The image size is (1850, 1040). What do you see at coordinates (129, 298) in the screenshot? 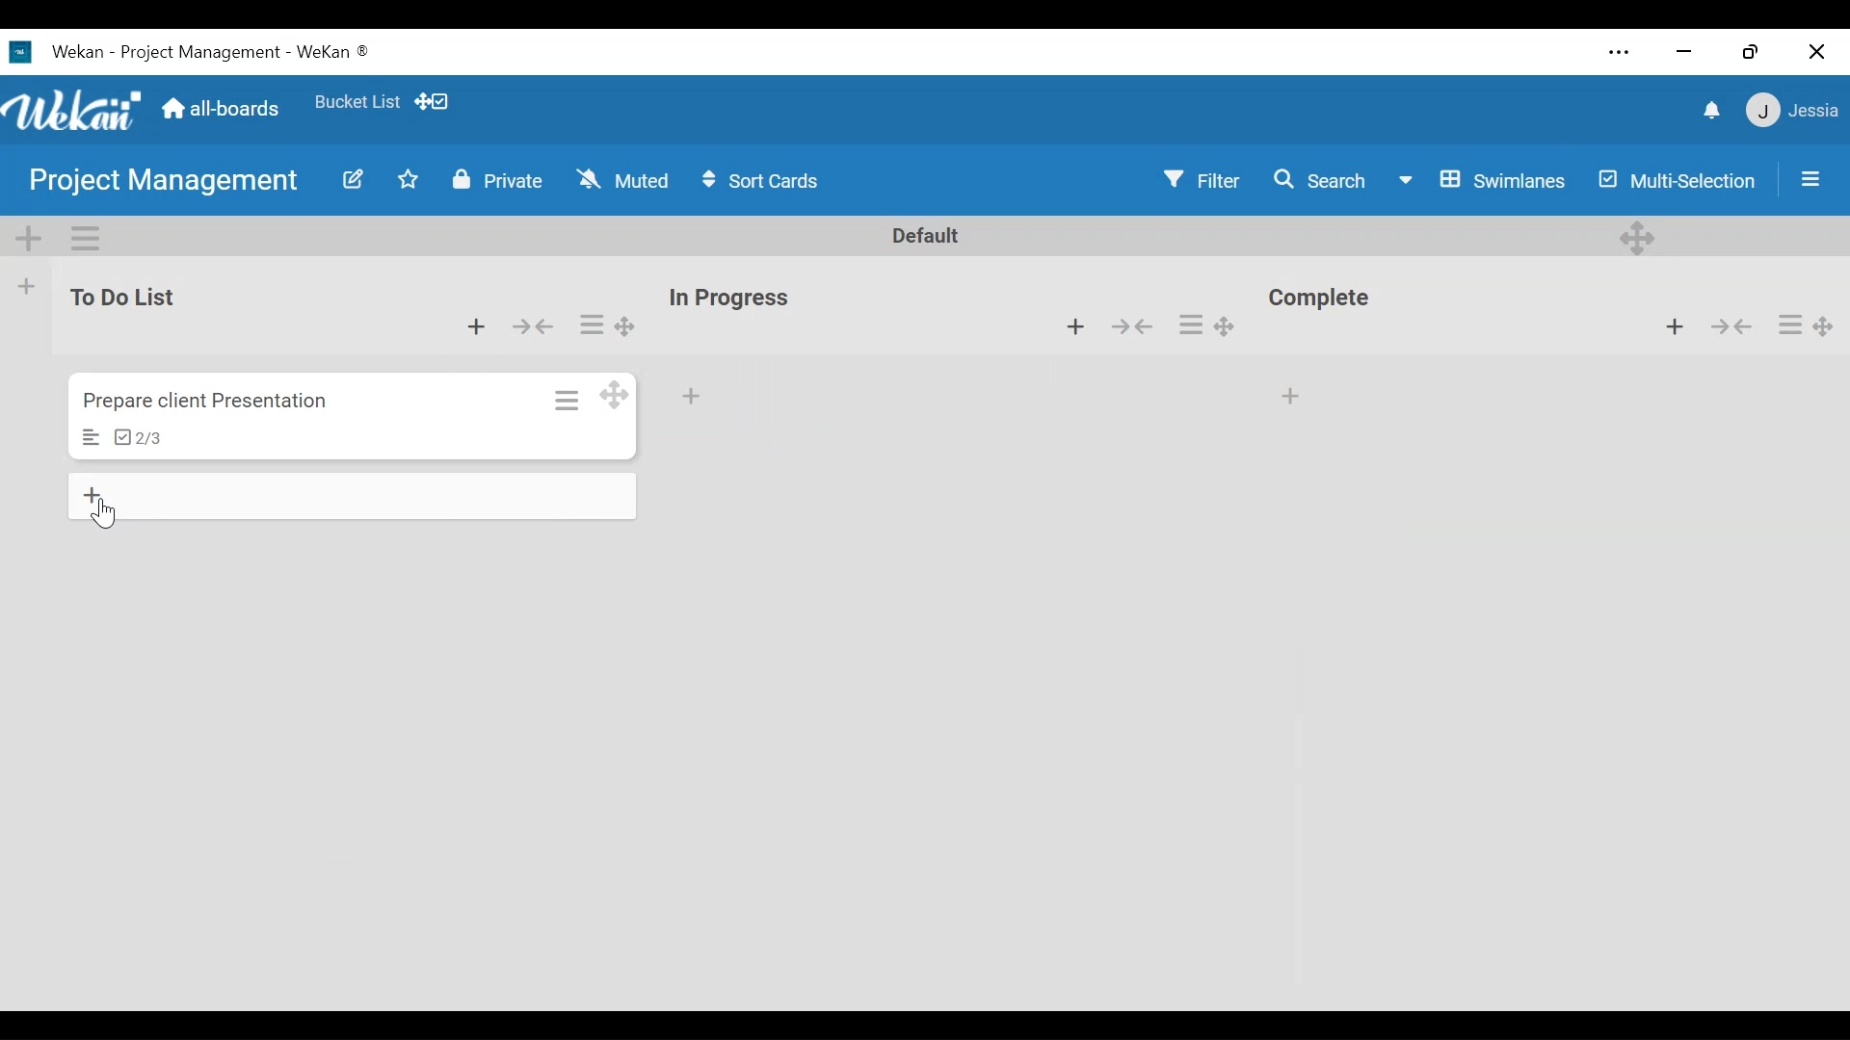
I see `to do list` at bounding box center [129, 298].